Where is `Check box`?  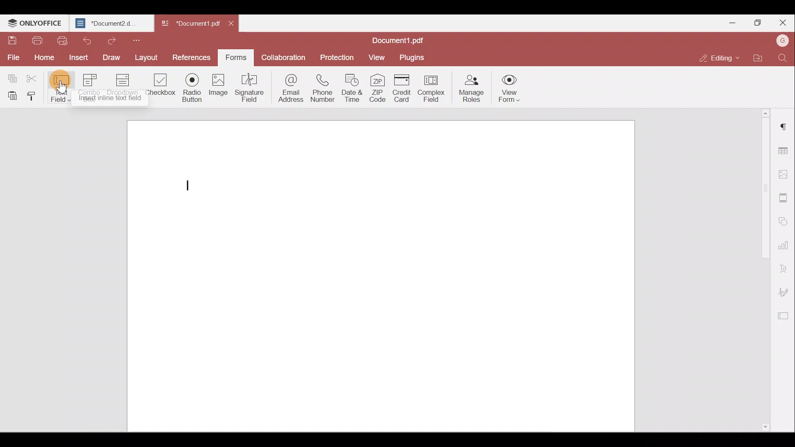
Check box is located at coordinates (161, 88).